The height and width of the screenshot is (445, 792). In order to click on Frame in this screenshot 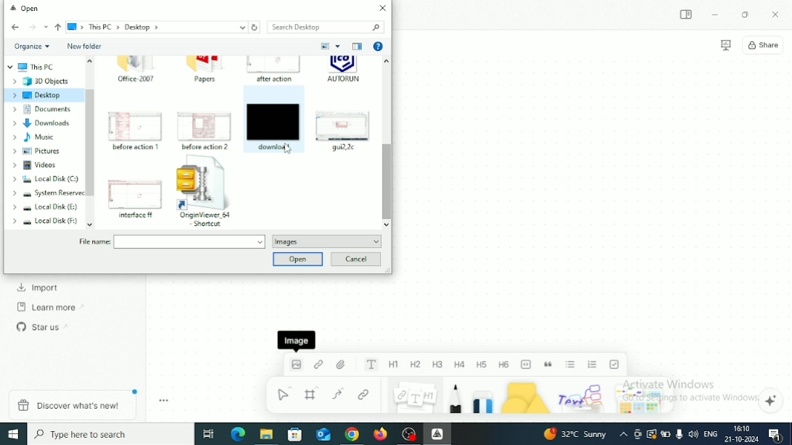, I will do `click(313, 394)`.